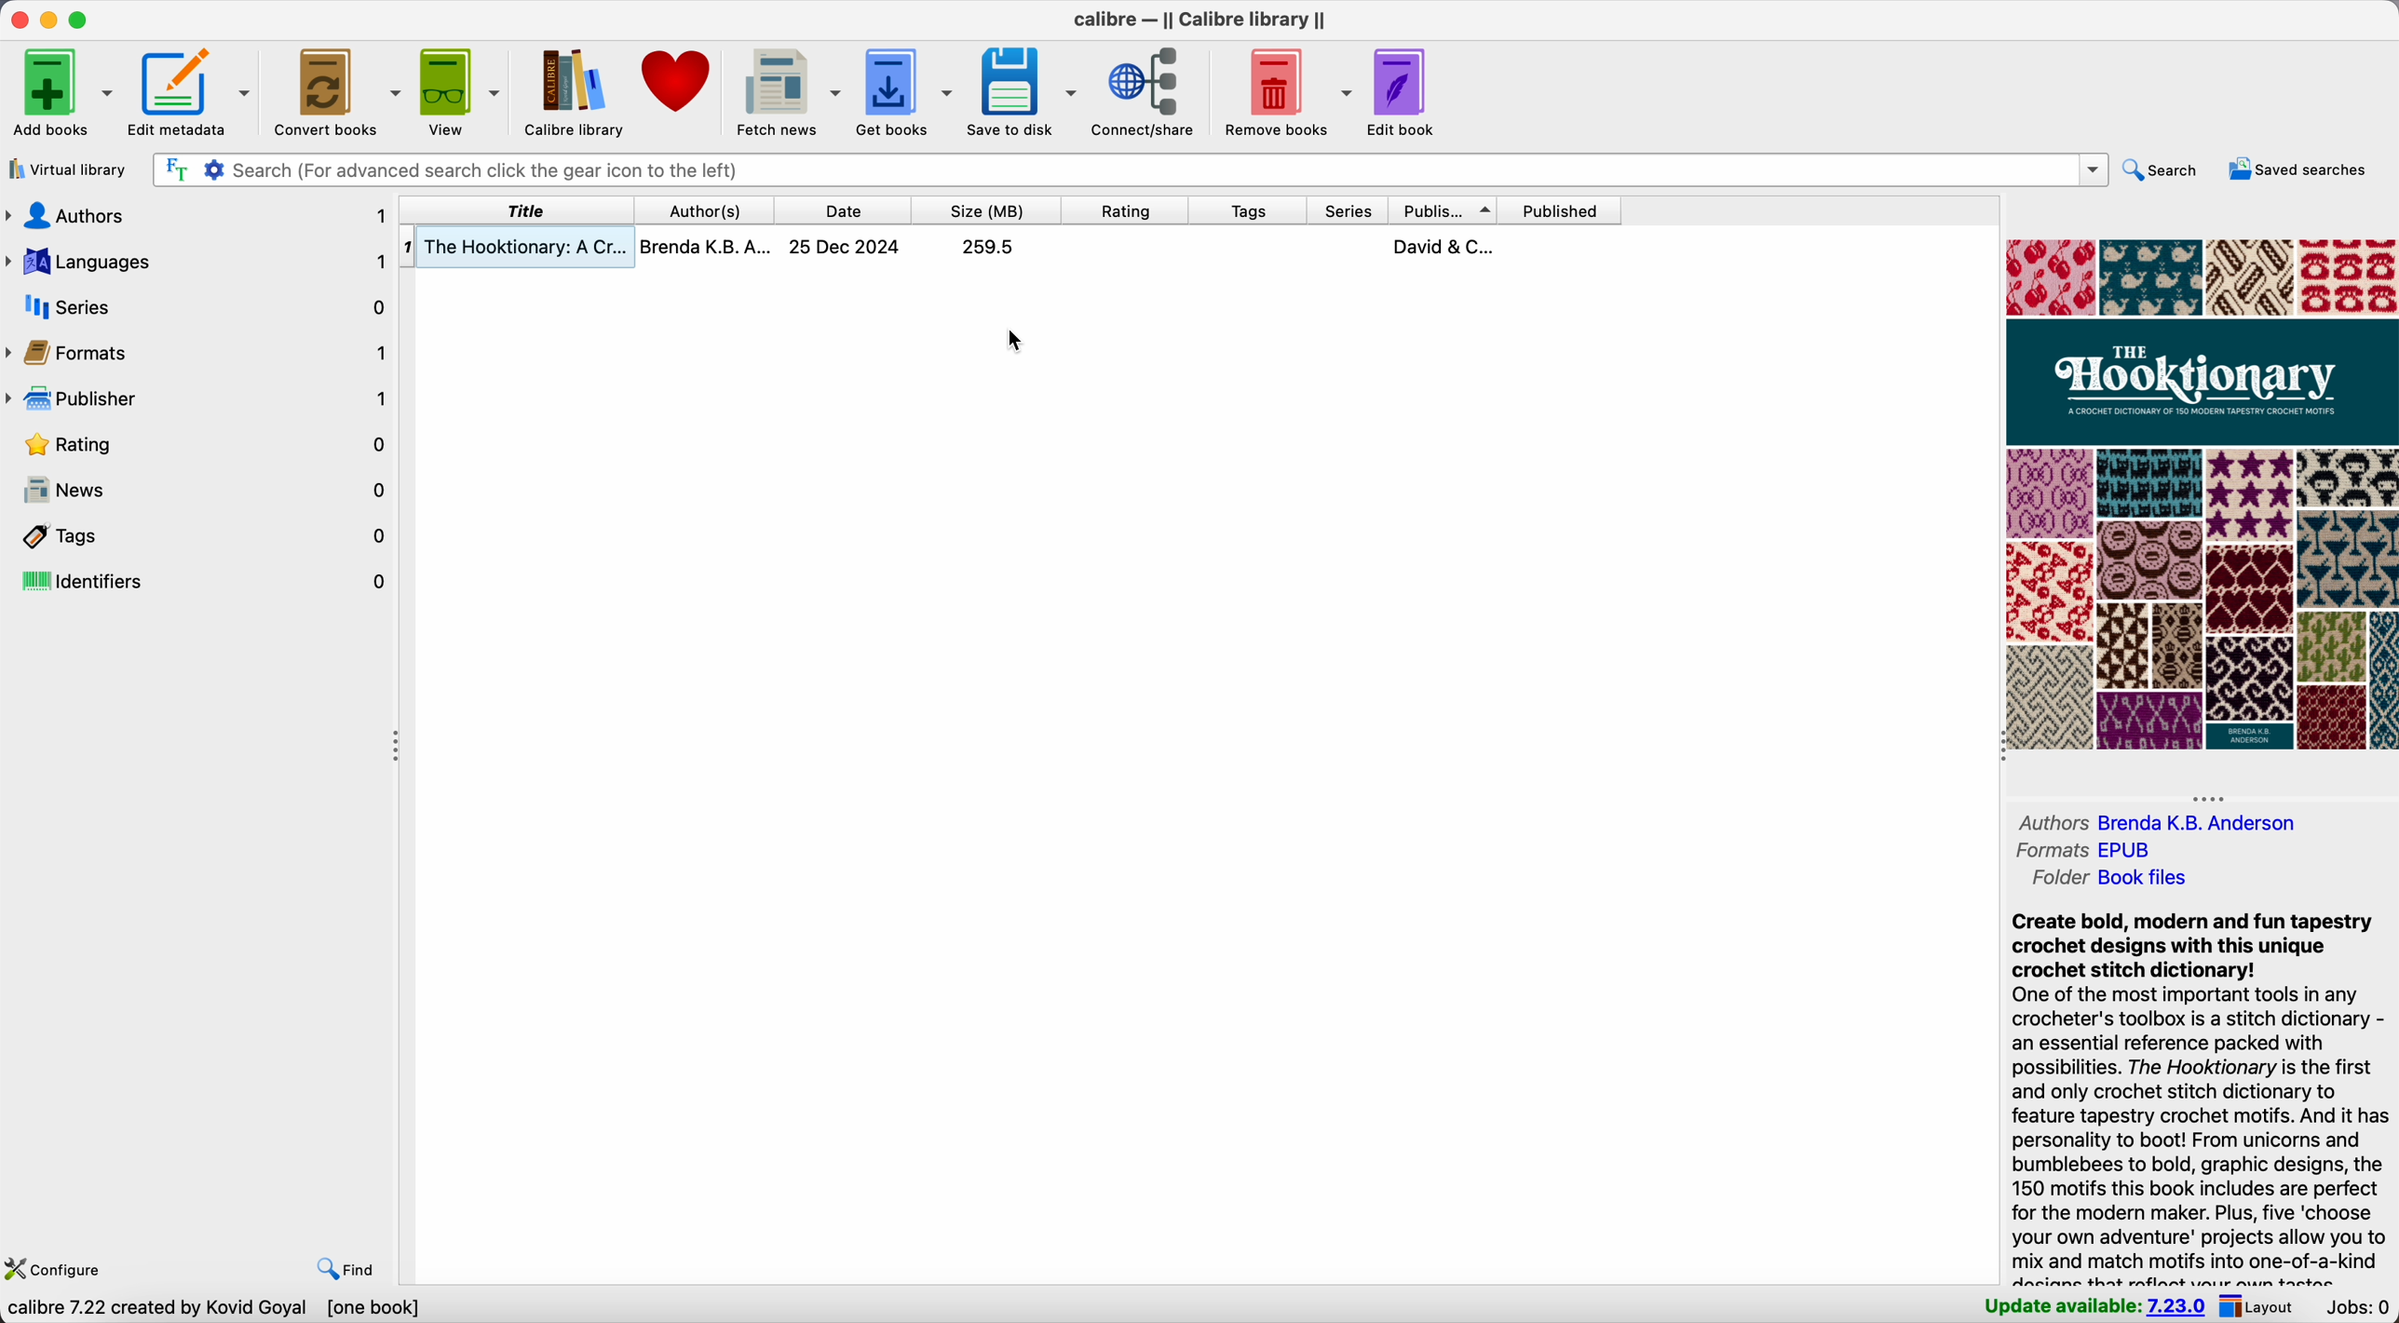 This screenshot has width=2399, height=1323. I want to click on connect/share, so click(1147, 94).